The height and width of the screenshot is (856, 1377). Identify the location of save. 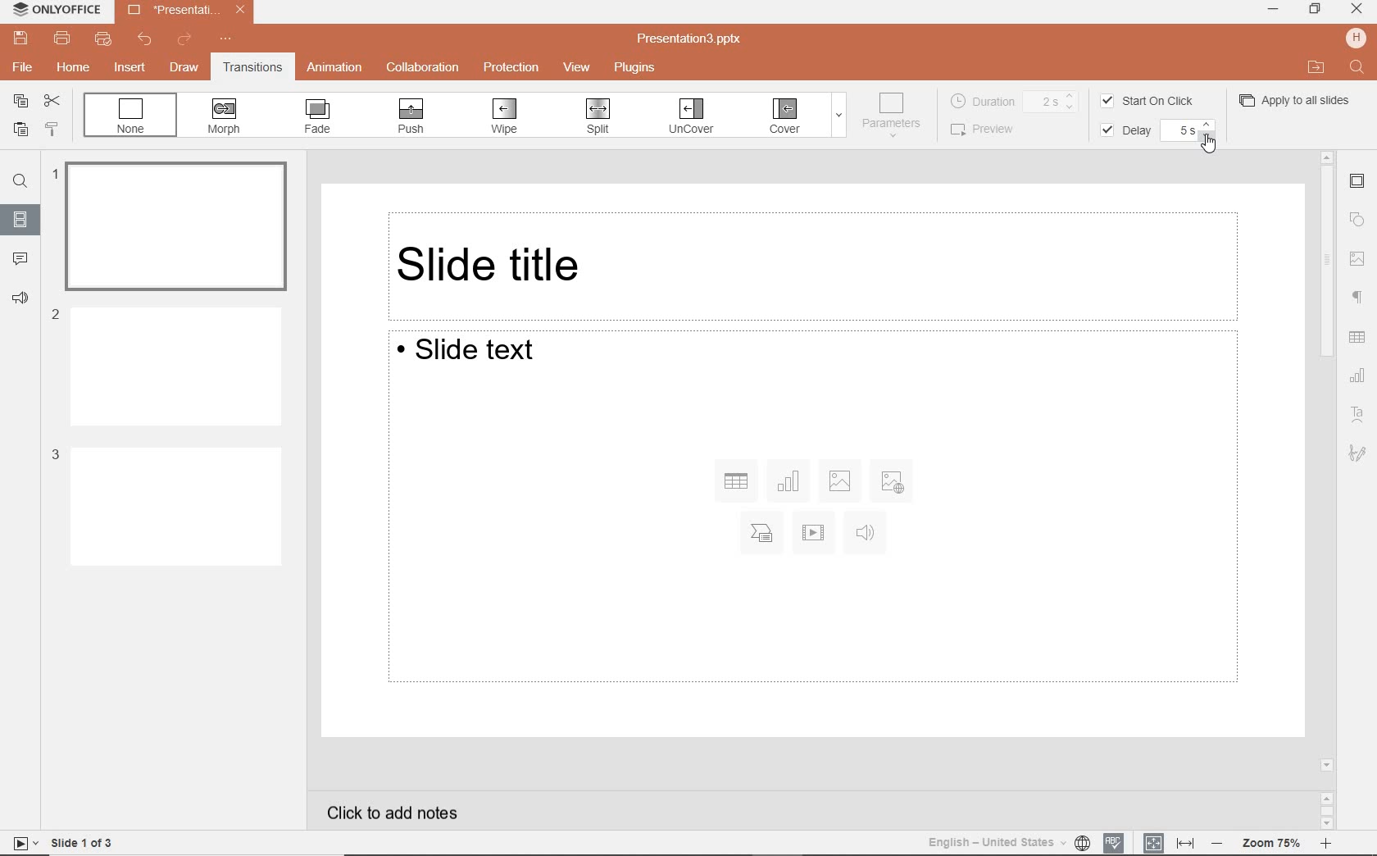
(20, 39).